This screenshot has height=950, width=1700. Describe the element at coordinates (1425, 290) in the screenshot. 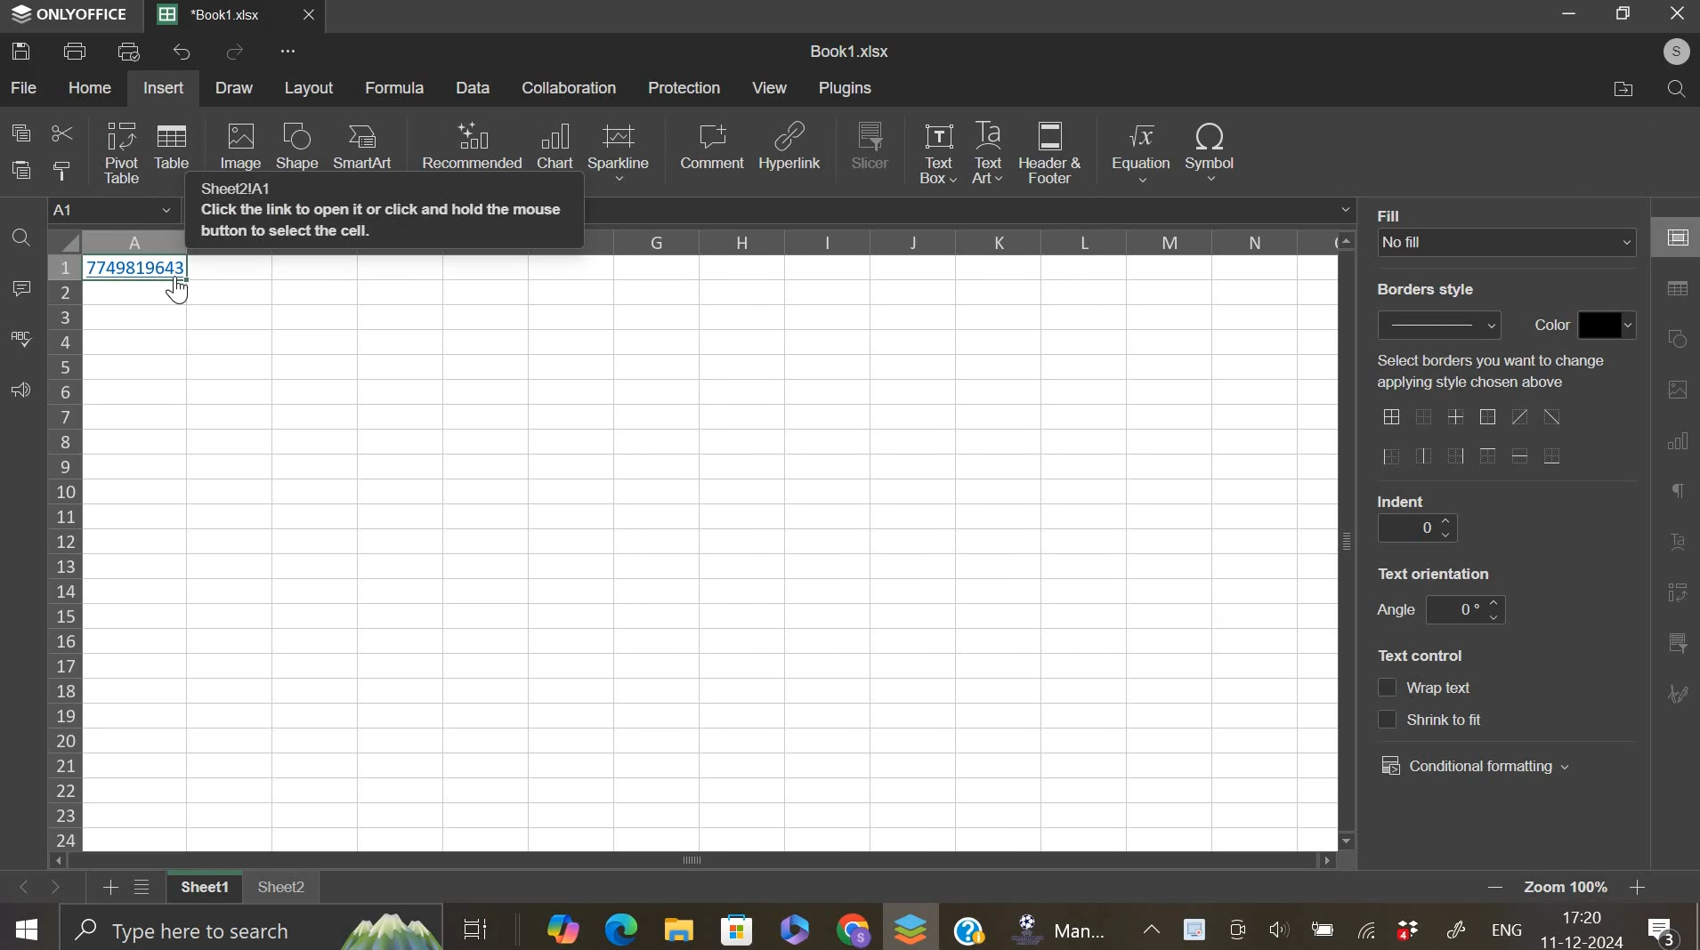

I see `text` at that location.